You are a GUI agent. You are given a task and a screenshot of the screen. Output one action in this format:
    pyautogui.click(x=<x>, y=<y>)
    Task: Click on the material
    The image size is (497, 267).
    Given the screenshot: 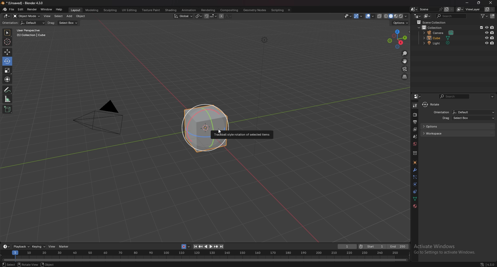 What is the action you would take?
    pyautogui.click(x=415, y=206)
    